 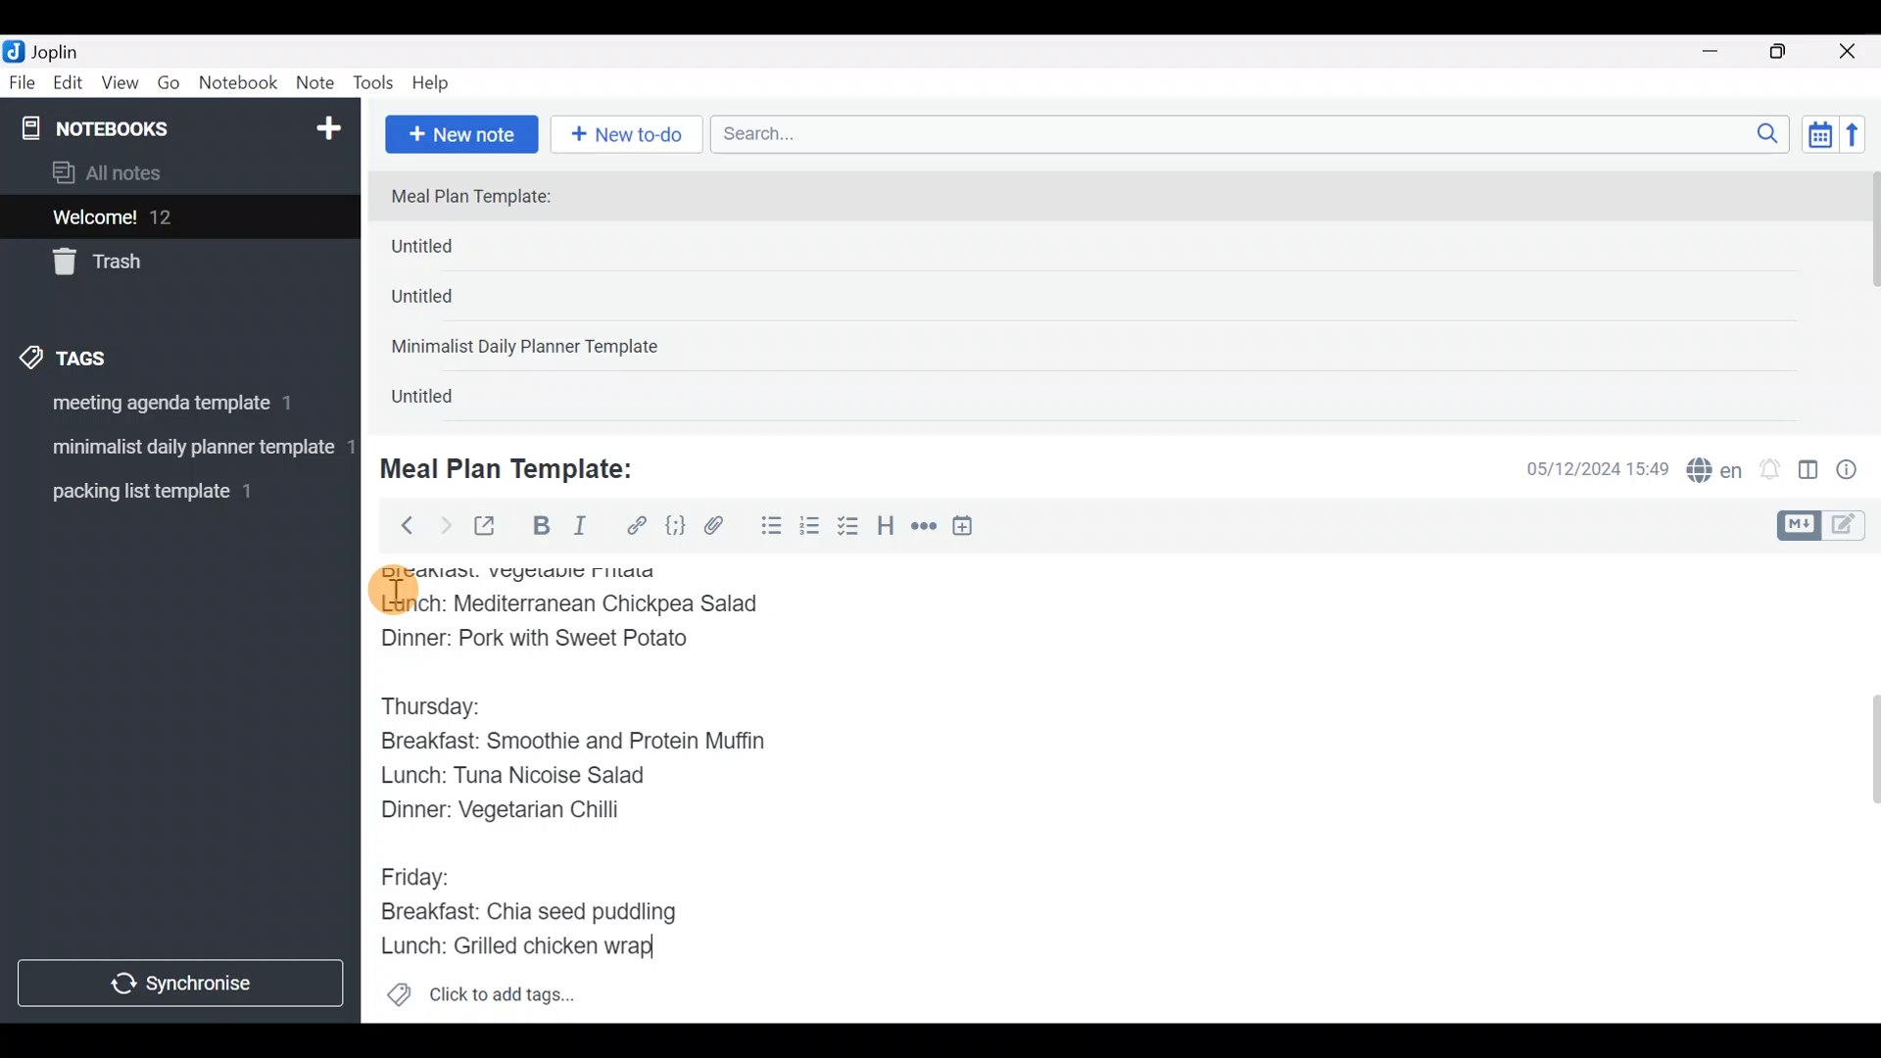 I want to click on Tools, so click(x=374, y=84).